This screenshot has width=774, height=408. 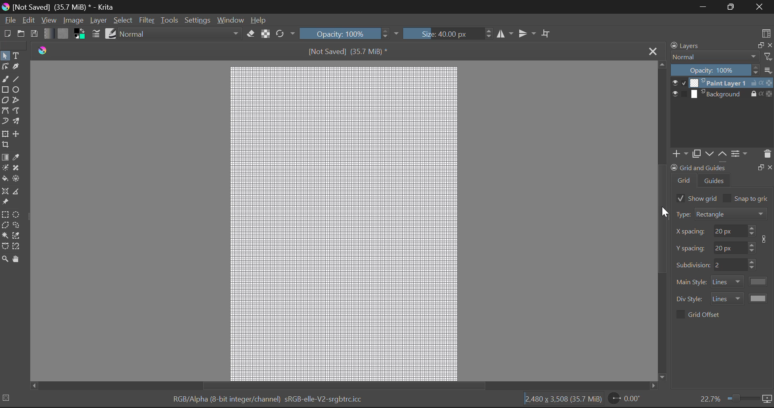 I want to click on Move Layer, so click(x=17, y=134).